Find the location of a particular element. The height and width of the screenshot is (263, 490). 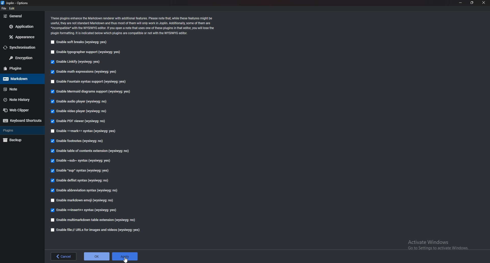

minimize is located at coordinates (461, 3).